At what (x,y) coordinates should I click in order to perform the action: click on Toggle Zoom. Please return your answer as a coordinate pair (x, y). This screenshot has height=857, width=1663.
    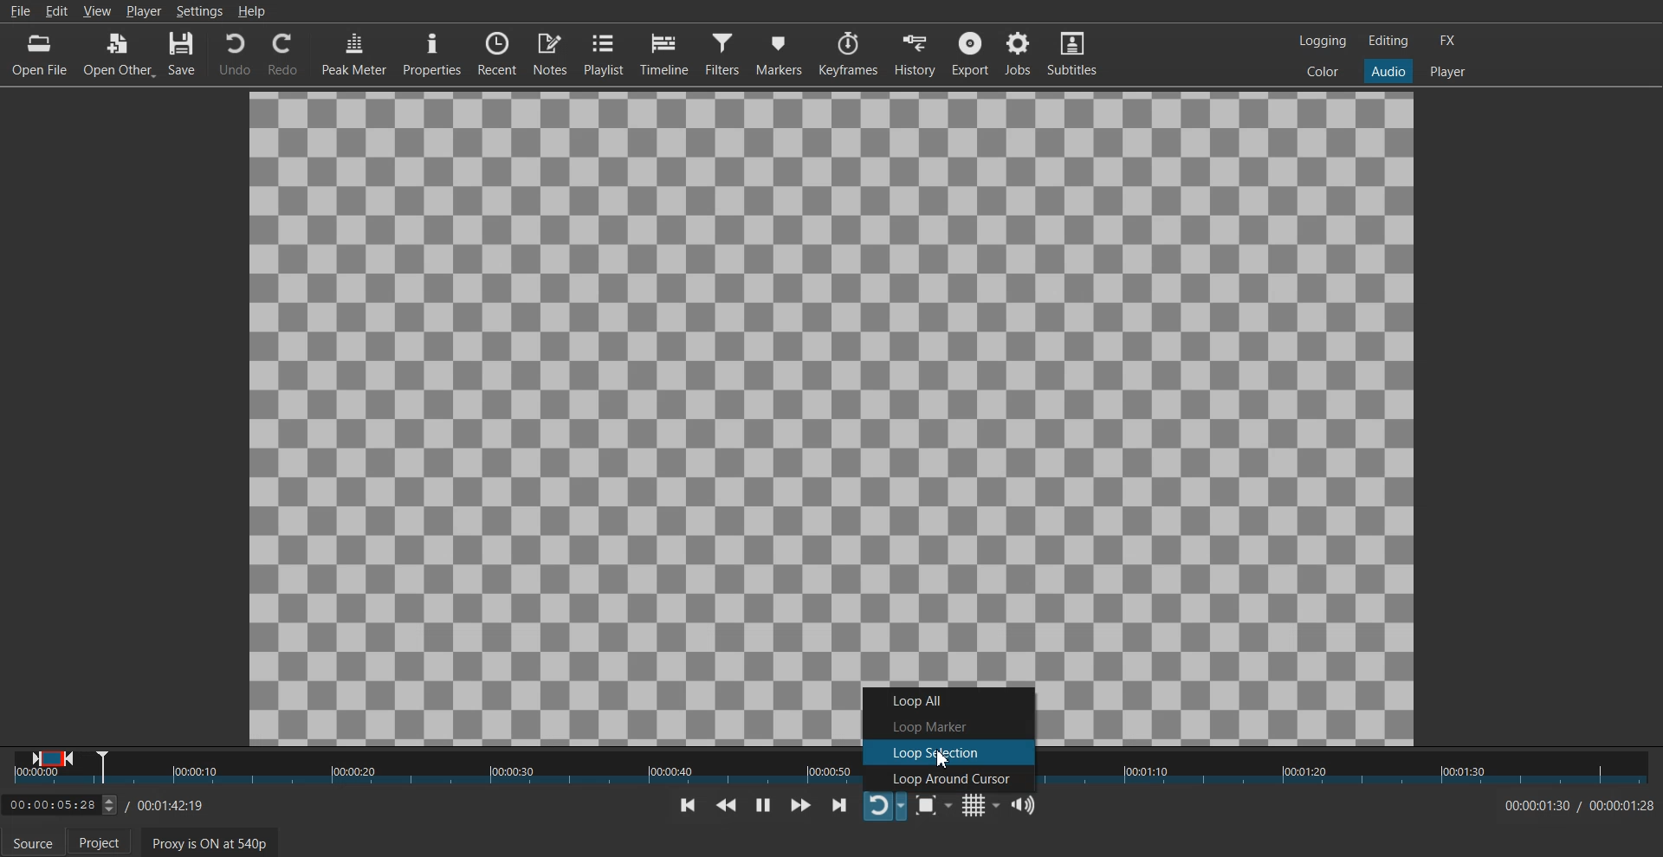
    Looking at the image, I should click on (933, 806).